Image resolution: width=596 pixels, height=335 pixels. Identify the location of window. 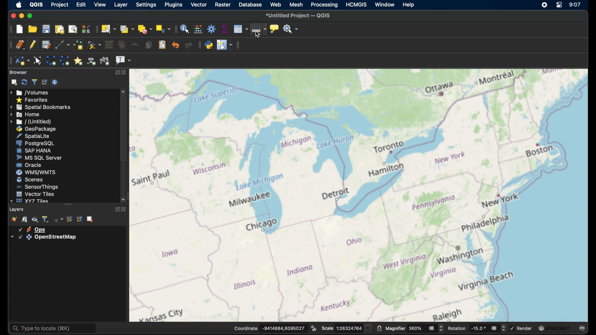
(385, 4).